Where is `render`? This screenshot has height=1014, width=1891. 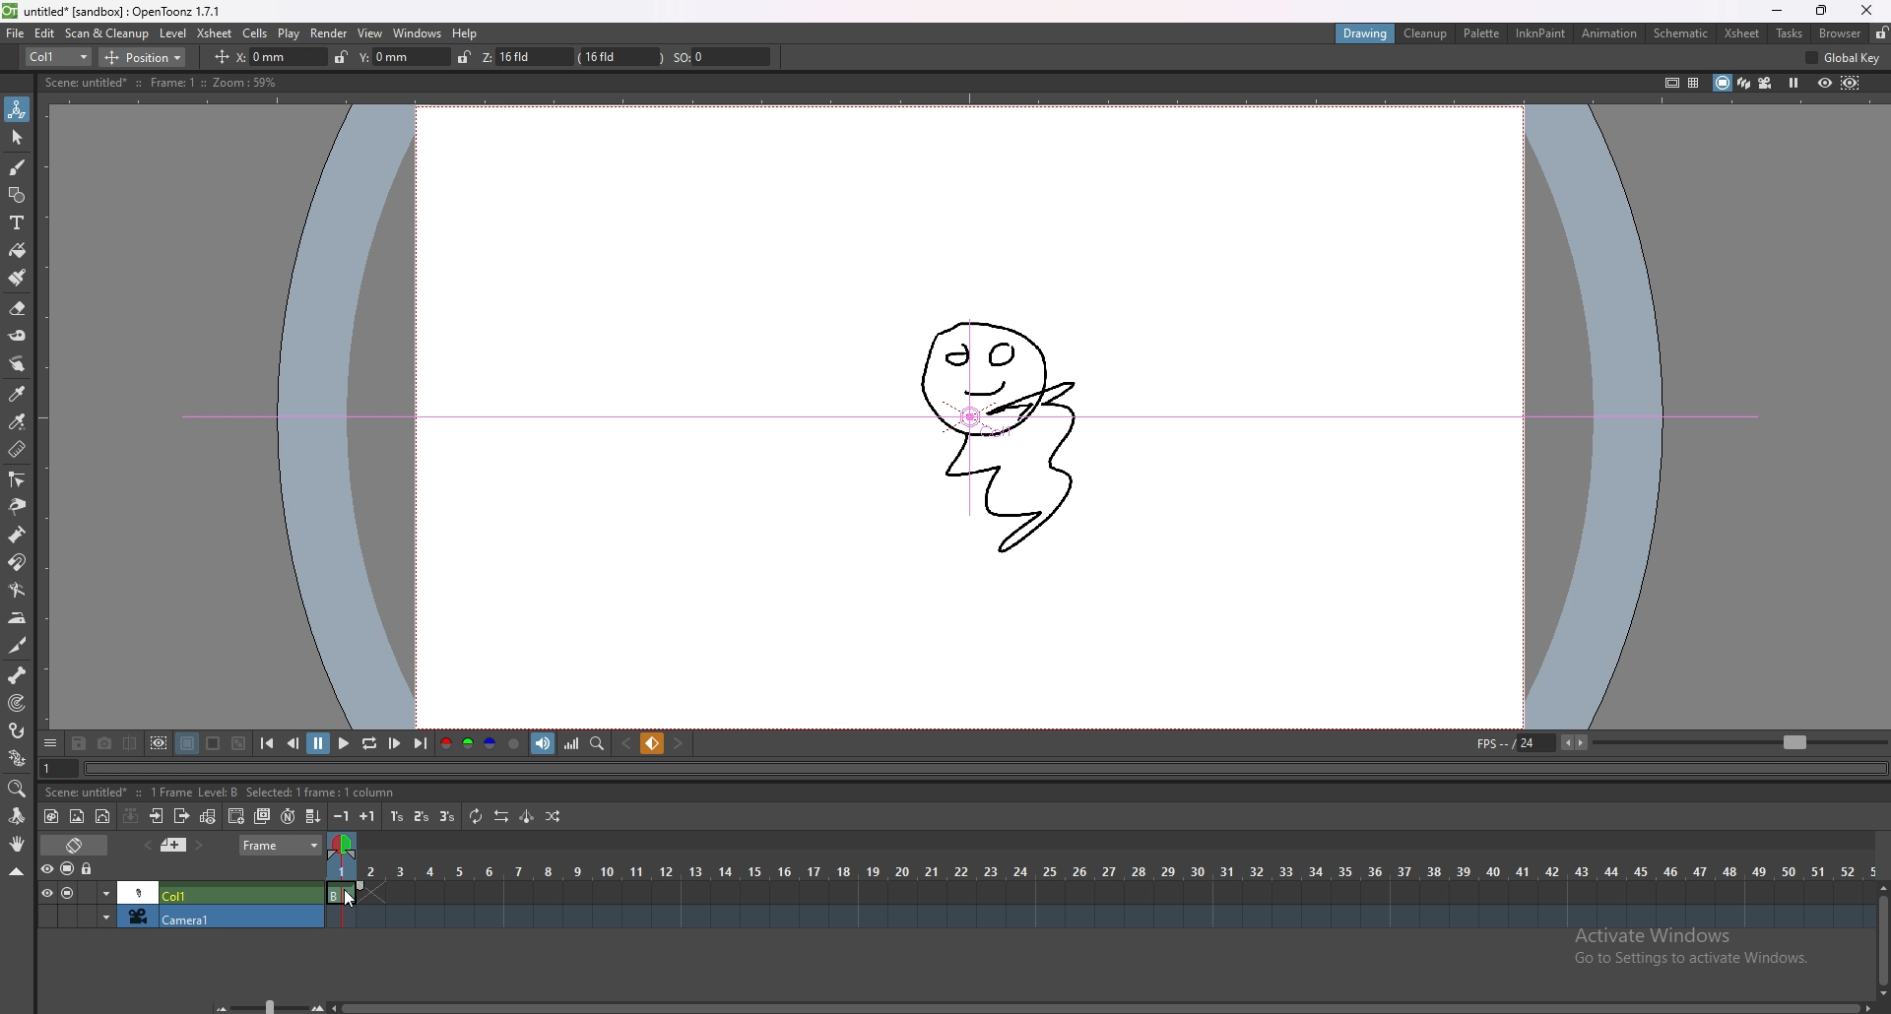
render is located at coordinates (330, 32).